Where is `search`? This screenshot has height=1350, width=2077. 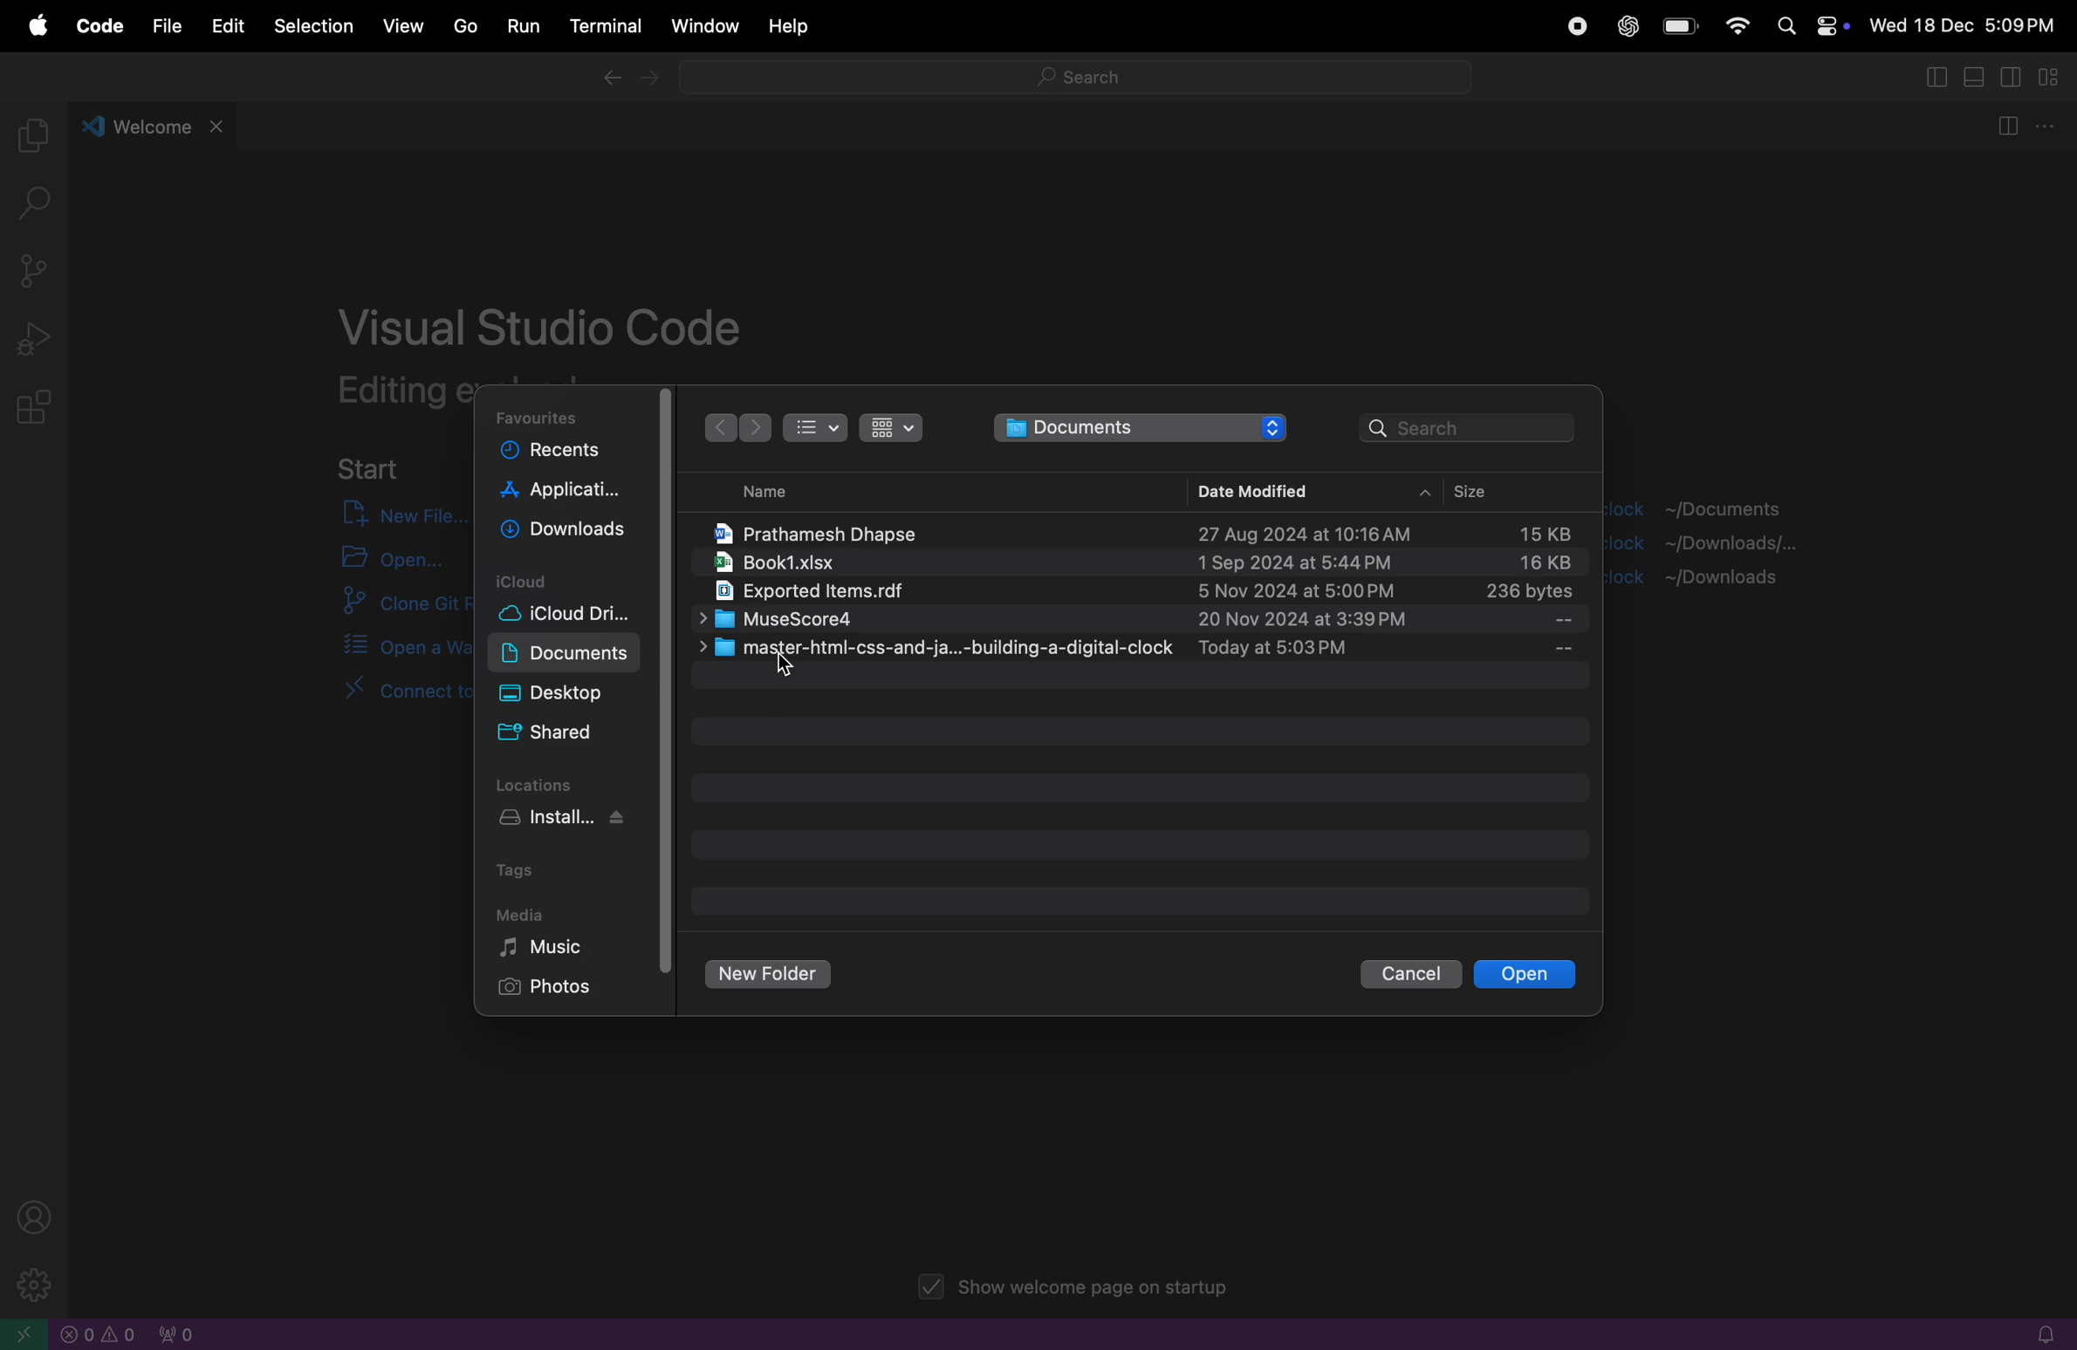
search is located at coordinates (1470, 426).